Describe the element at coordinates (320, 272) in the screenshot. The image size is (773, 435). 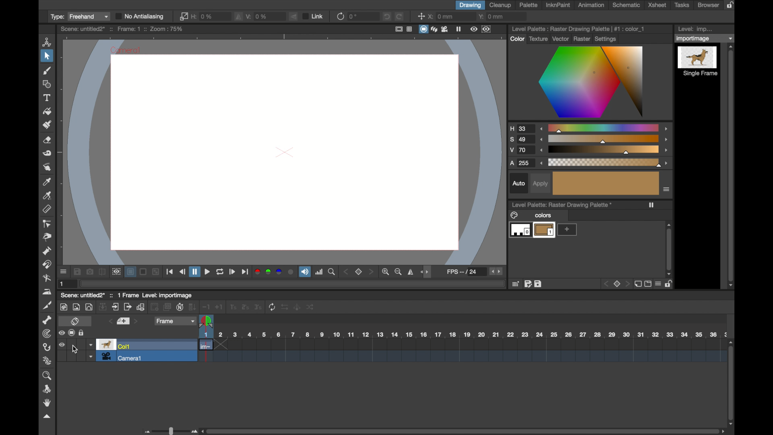
I see `histogram` at that location.